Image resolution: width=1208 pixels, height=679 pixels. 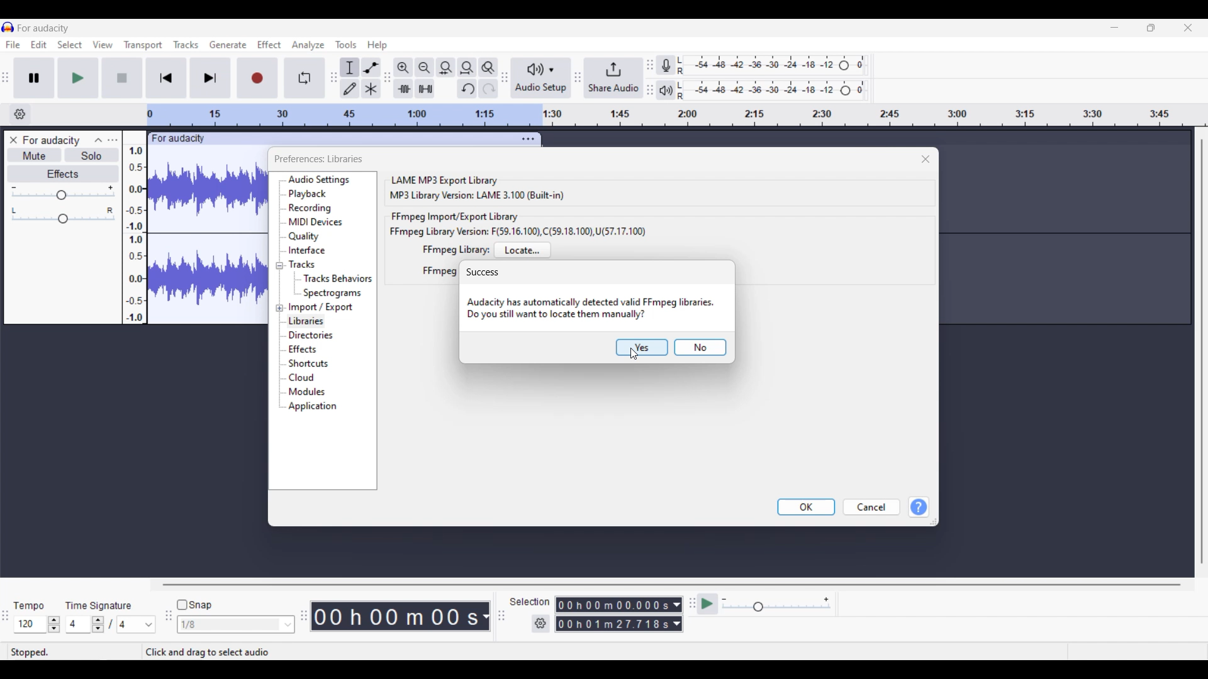 What do you see at coordinates (488, 68) in the screenshot?
I see `Zoom toggle` at bounding box center [488, 68].